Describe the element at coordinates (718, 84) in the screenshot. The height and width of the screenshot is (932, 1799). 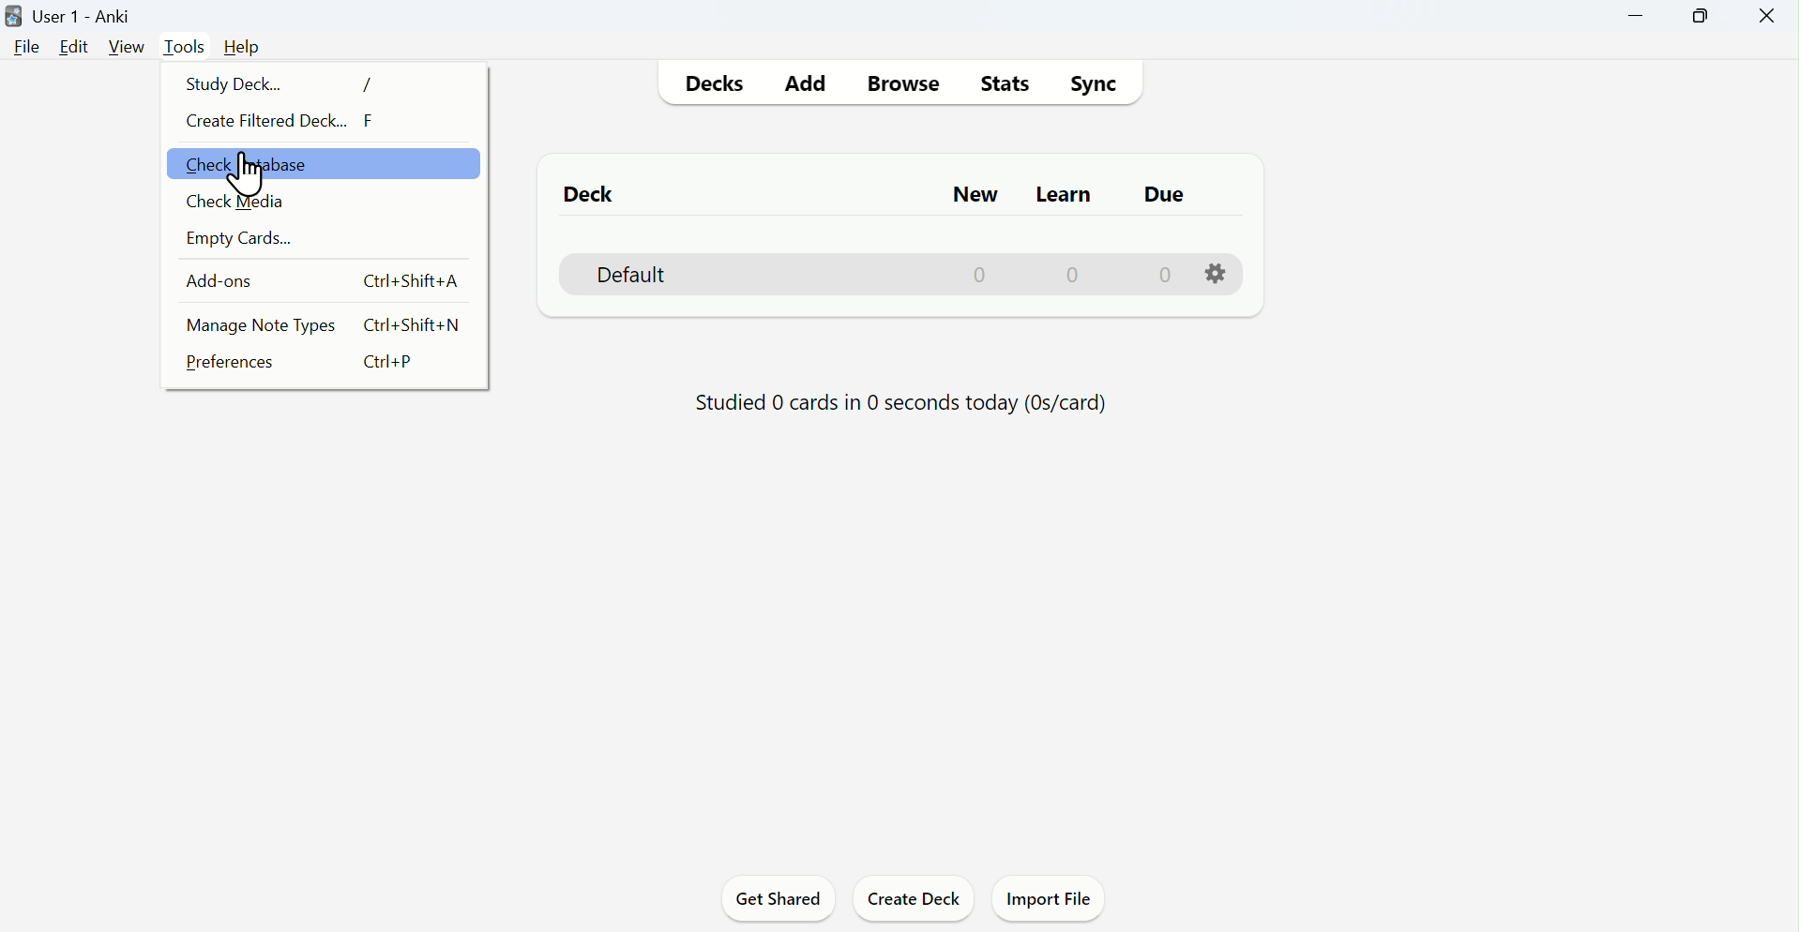
I see `Decks` at that location.